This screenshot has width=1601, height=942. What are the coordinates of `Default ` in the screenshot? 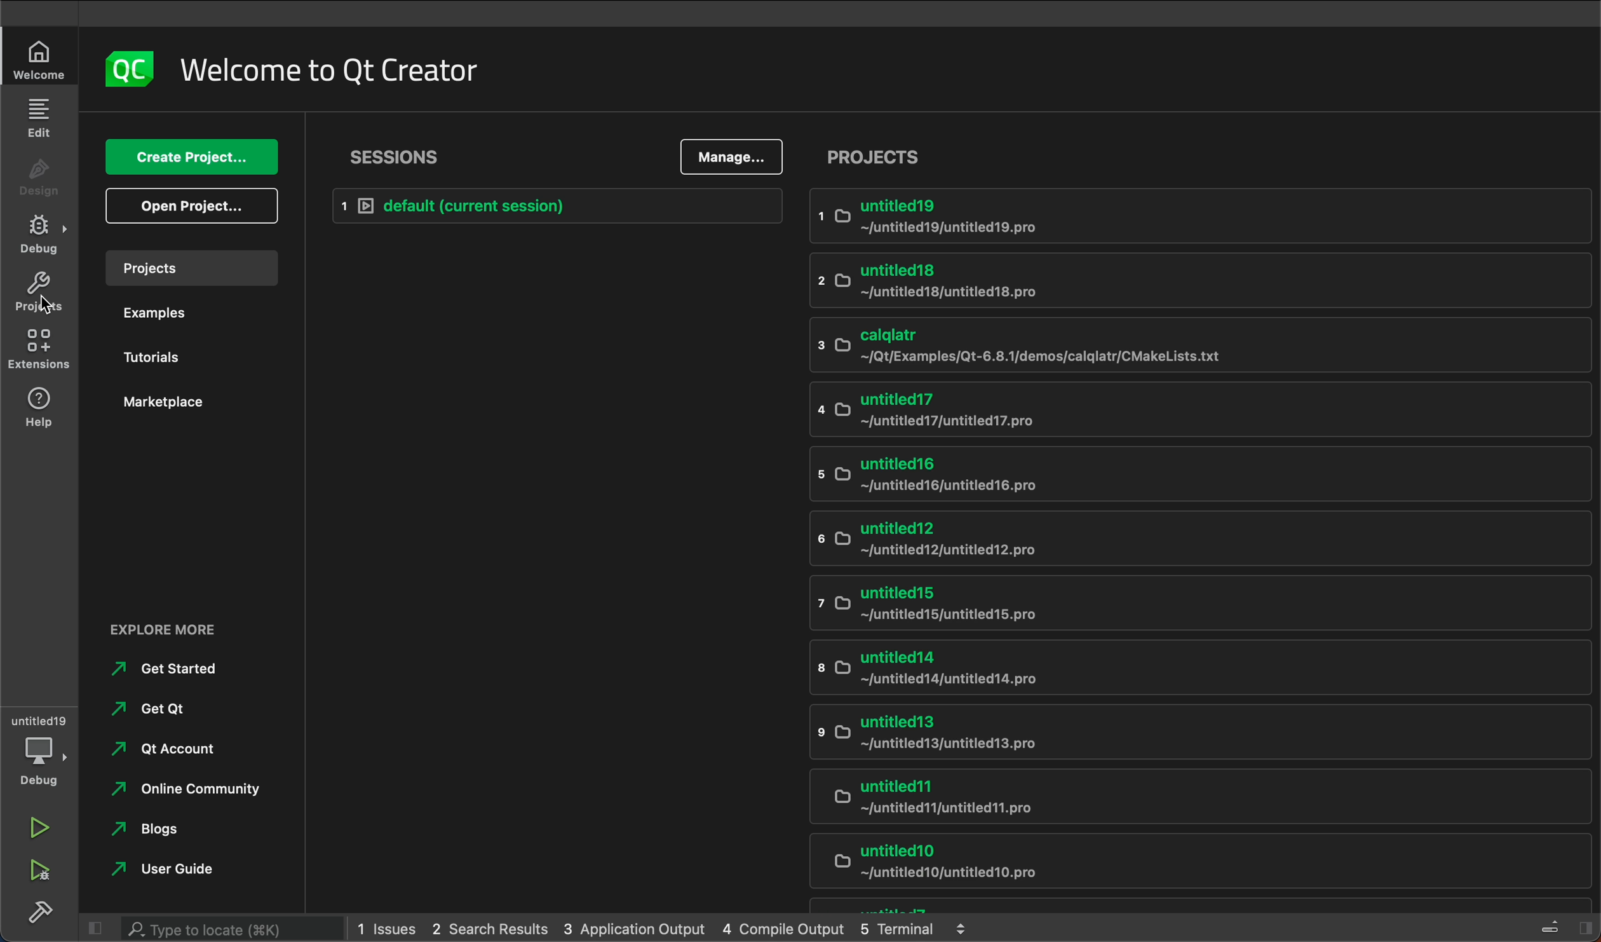 It's located at (556, 205).